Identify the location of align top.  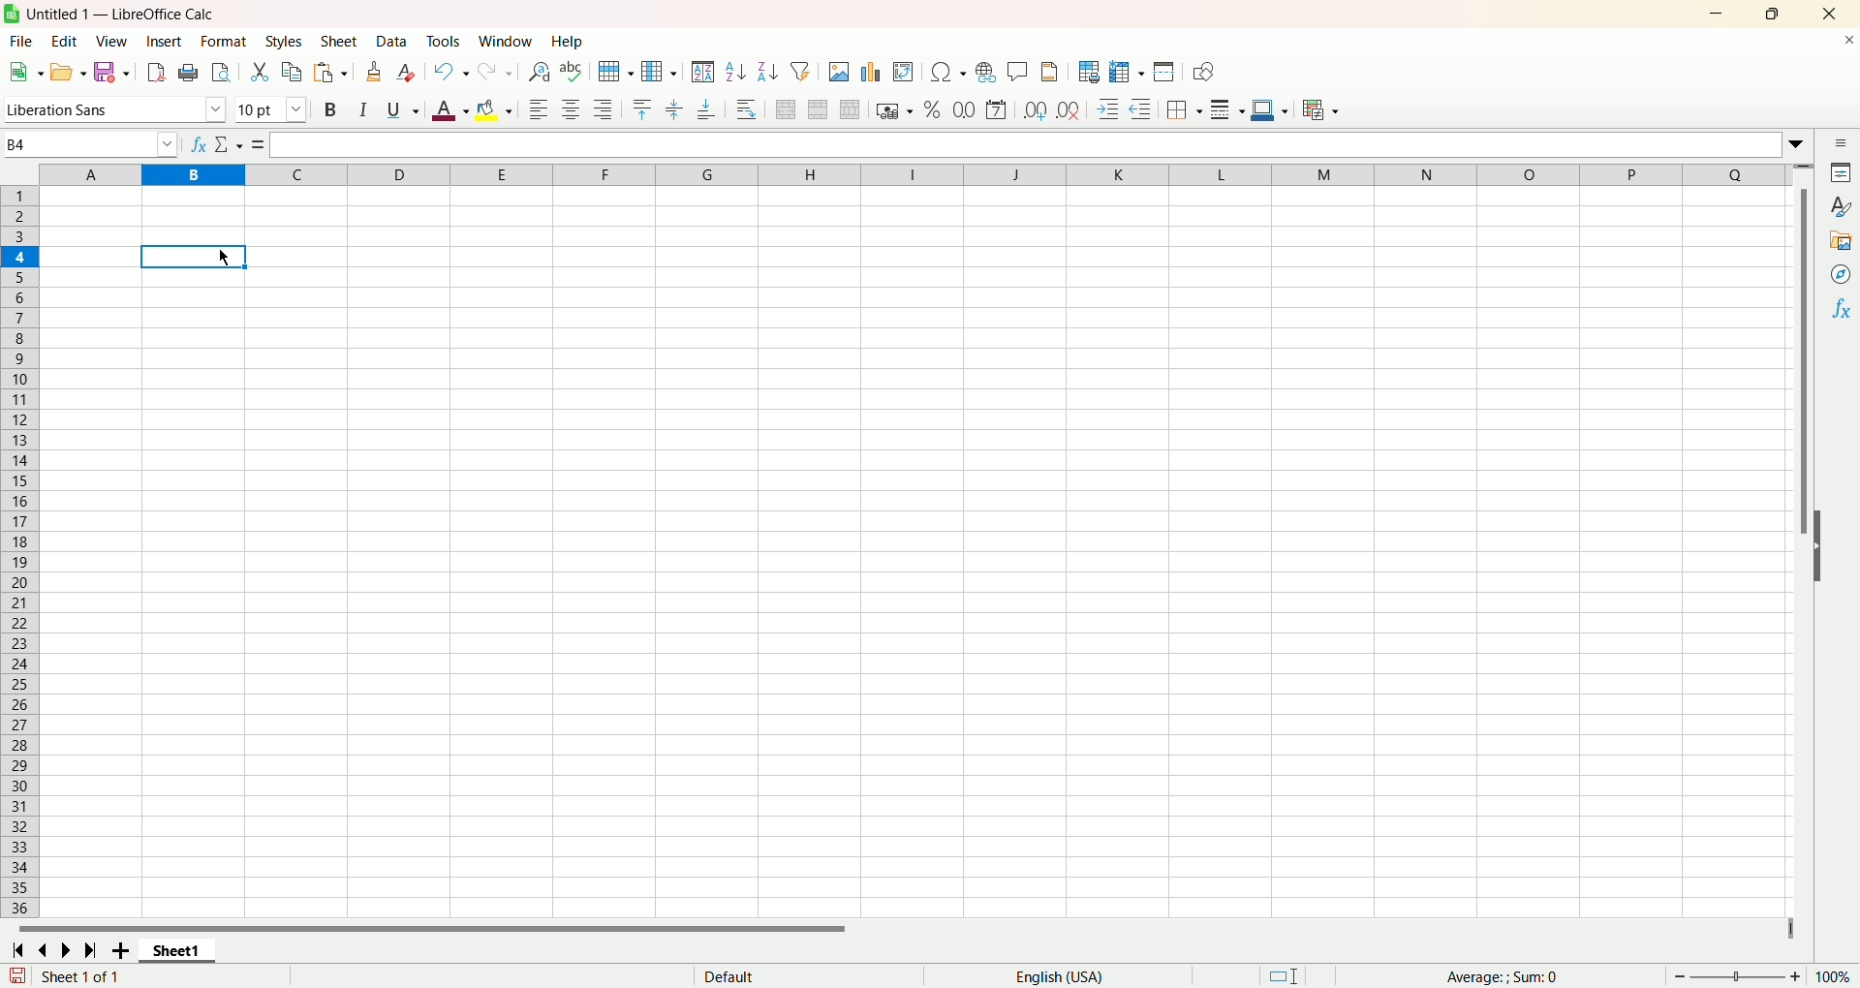
(641, 108).